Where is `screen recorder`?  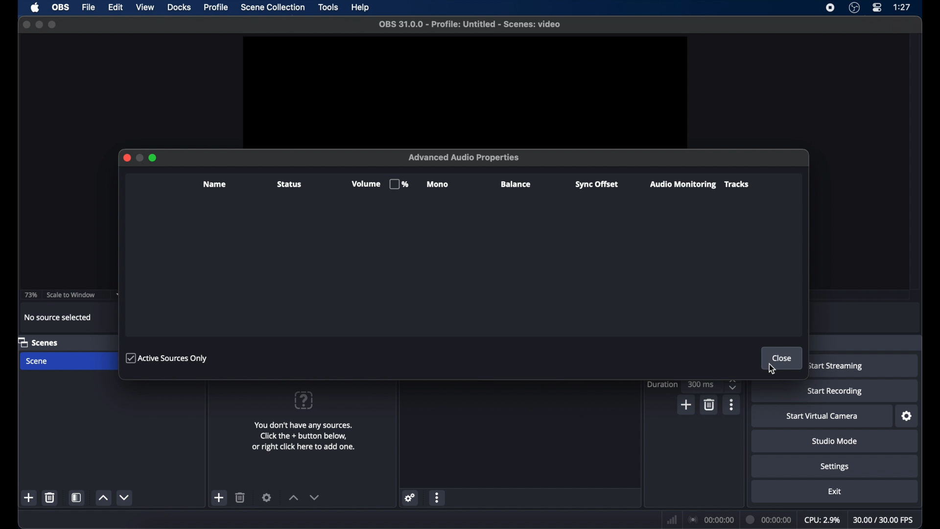 screen recorder is located at coordinates (829, 8).